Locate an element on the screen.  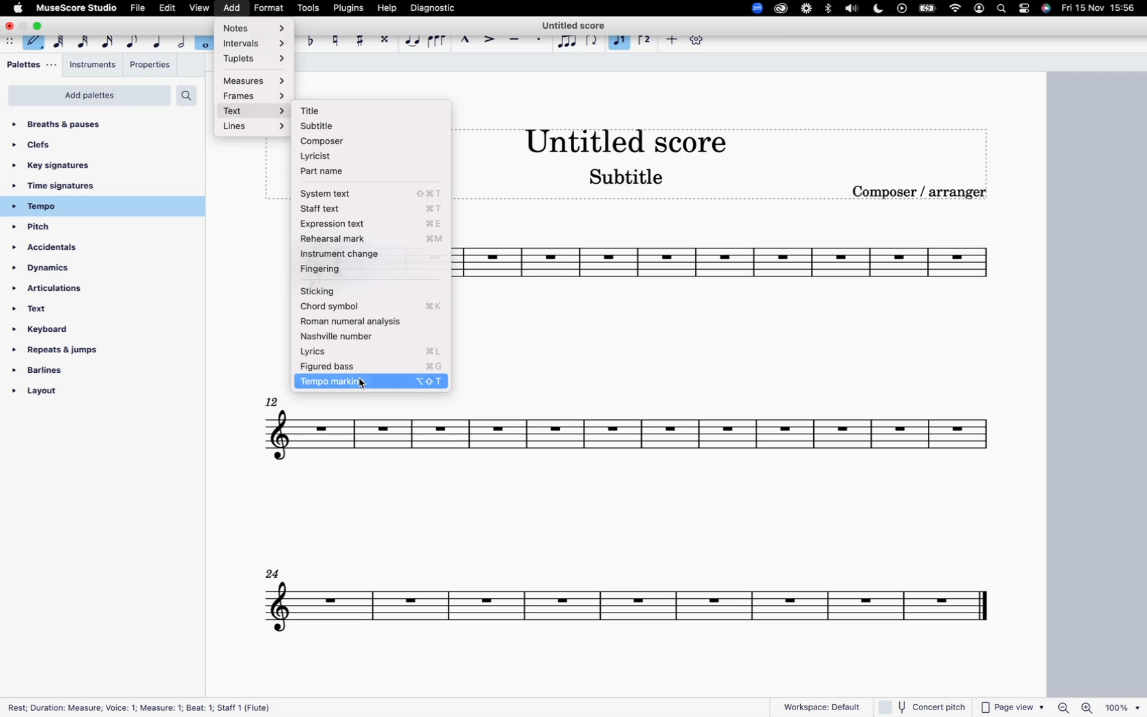
system text is located at coordinates (371, 191).